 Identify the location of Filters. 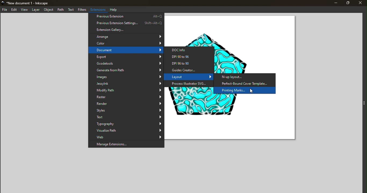
(82, 10).